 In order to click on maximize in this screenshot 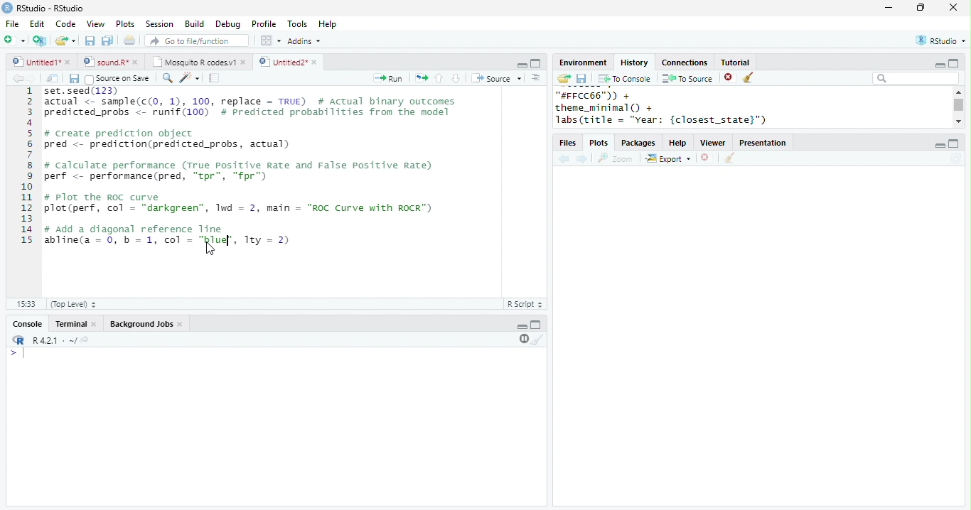, I will do `click(954, 143)`.